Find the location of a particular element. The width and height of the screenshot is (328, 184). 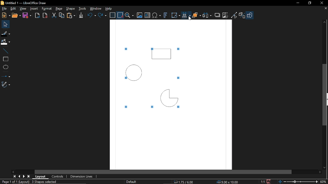

cut is located at coordinates (54, 15).